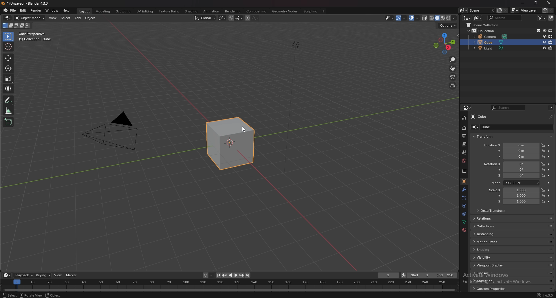 This screenshot has width=556, height=298. Describe the element at coordinates (463, 136) in the screenshot. I see `output` at that location.